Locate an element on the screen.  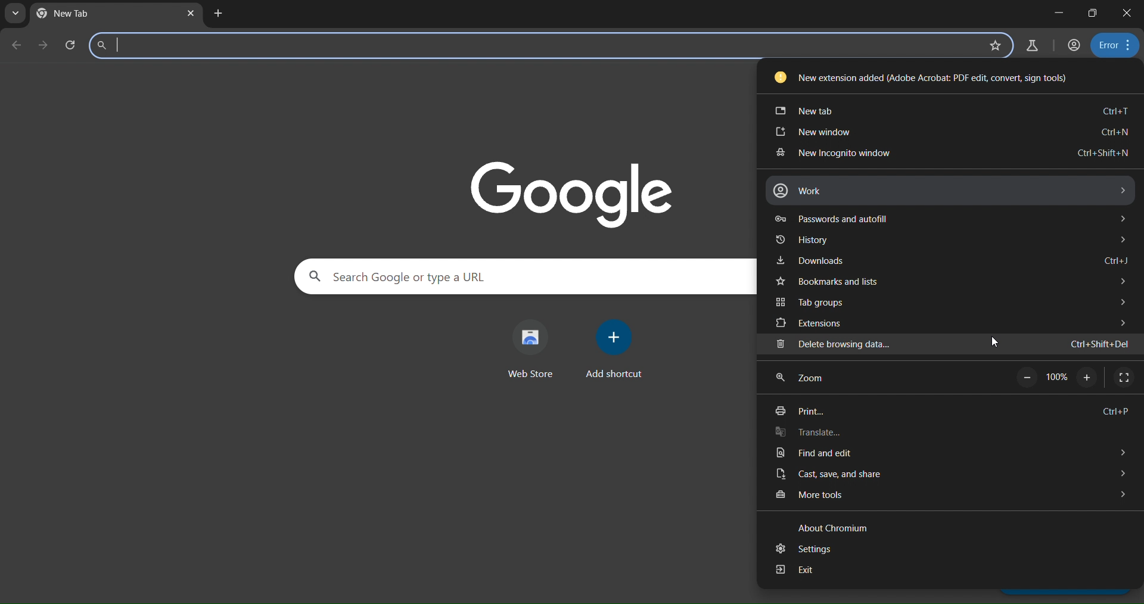
add shortcut is located at coordinates (613, 348).